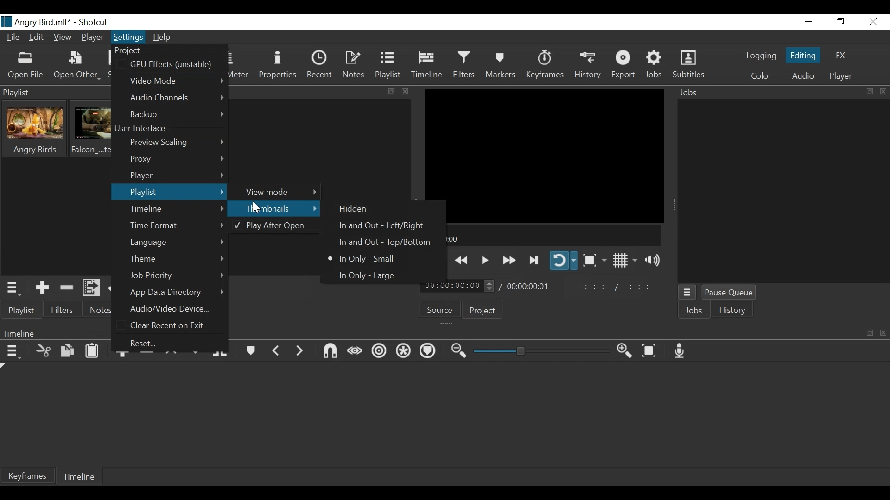  What do you see at coordinates (176, 292) in the screenshot?
I see `App Data Directory` at bounding box center [176, 292].